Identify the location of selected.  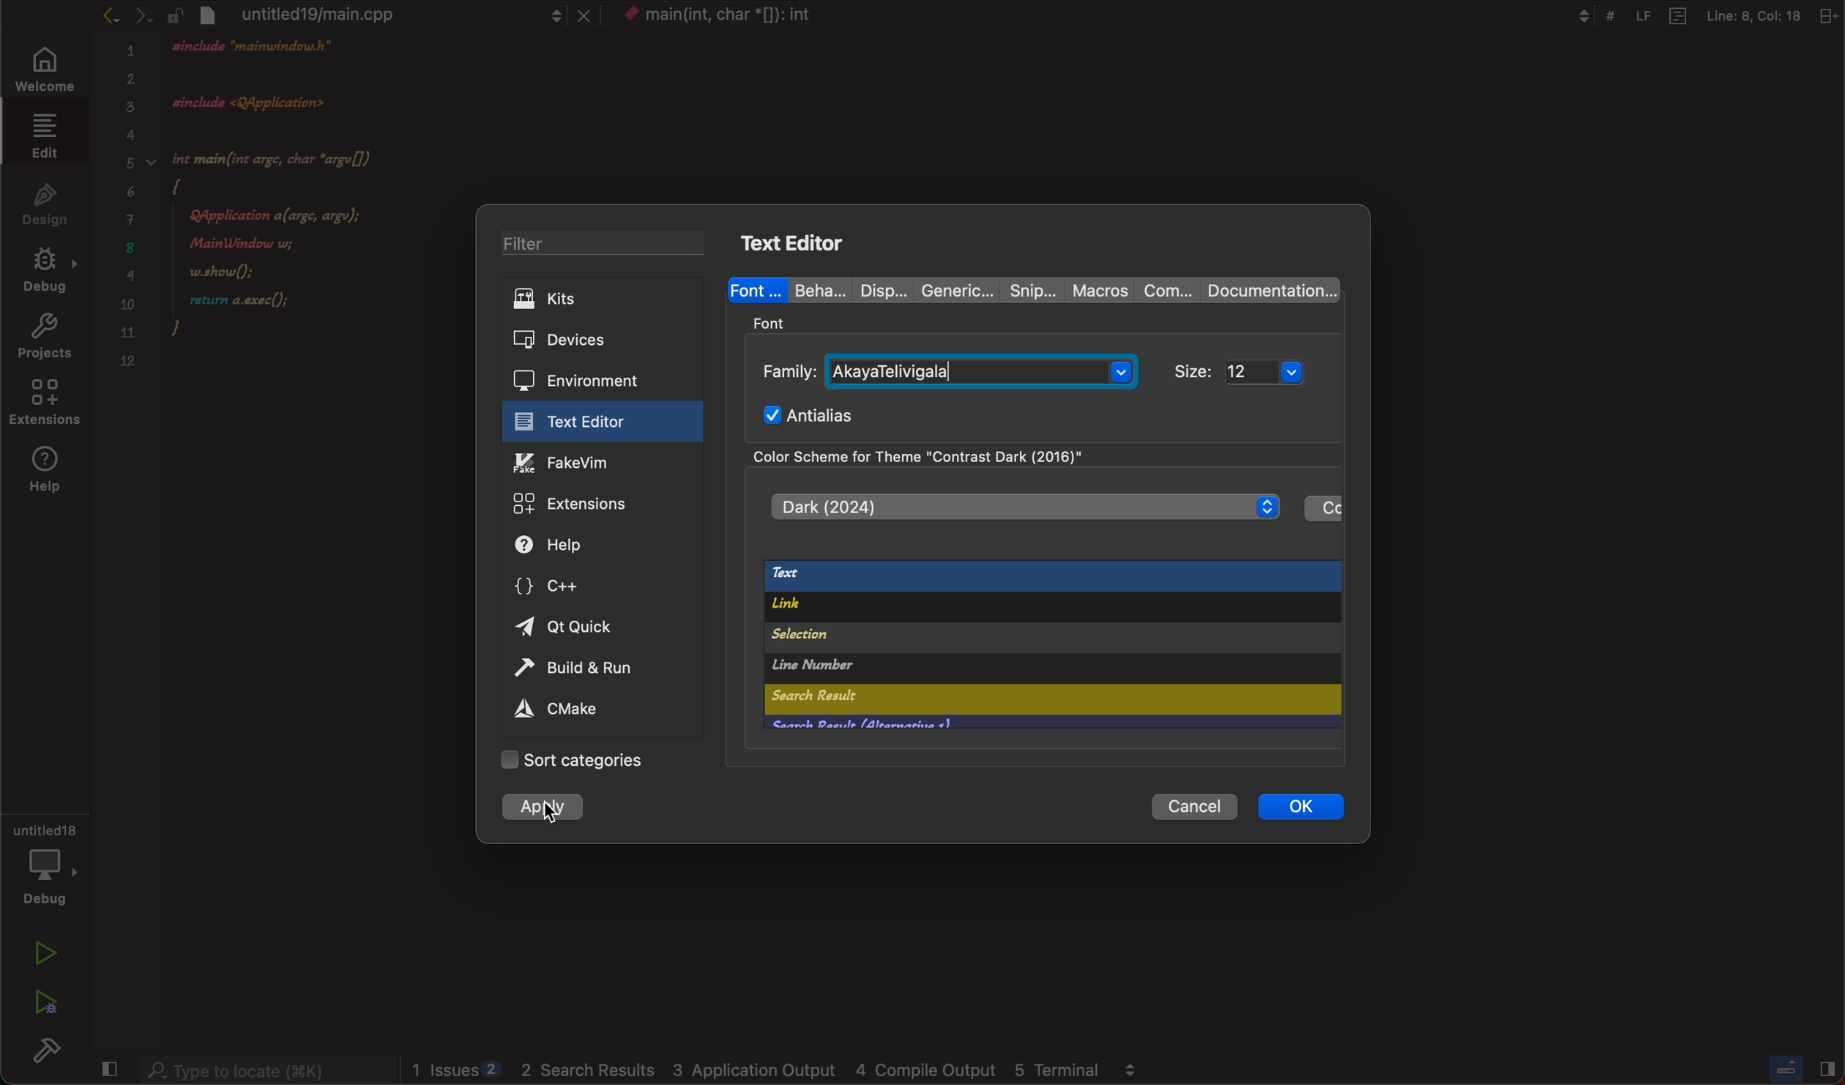
(545, 810).